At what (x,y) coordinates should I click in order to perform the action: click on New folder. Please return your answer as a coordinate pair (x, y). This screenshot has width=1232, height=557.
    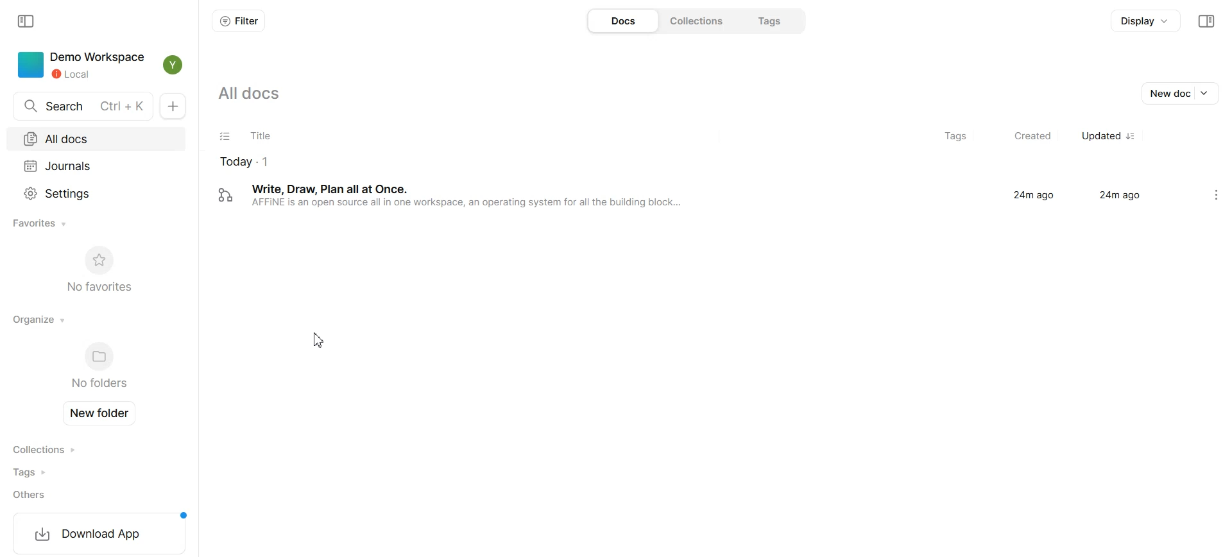
    Looking at the image, I should click on (103, 413).